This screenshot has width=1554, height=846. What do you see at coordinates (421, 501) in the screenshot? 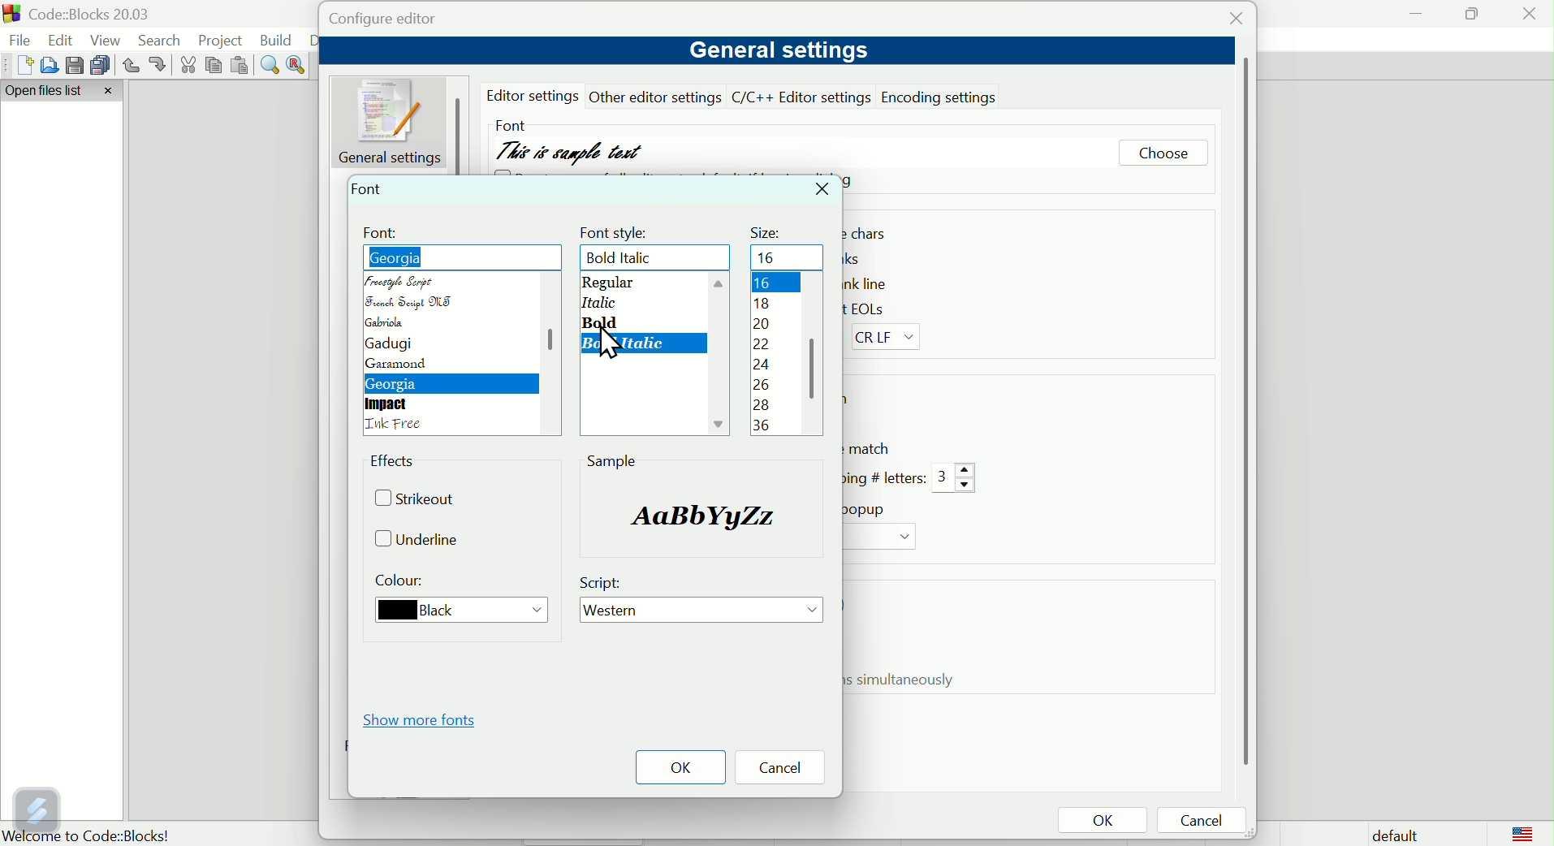
I see `Strike out` at bounding box center [421, 501].